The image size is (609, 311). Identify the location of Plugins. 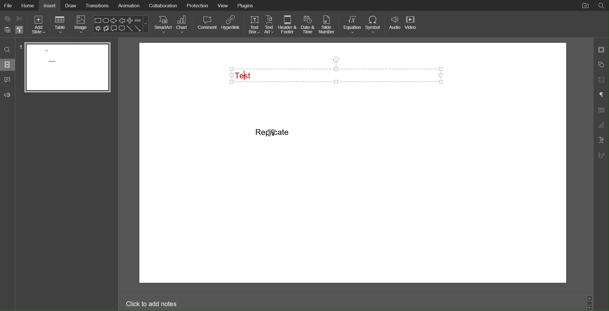
(246, 6).